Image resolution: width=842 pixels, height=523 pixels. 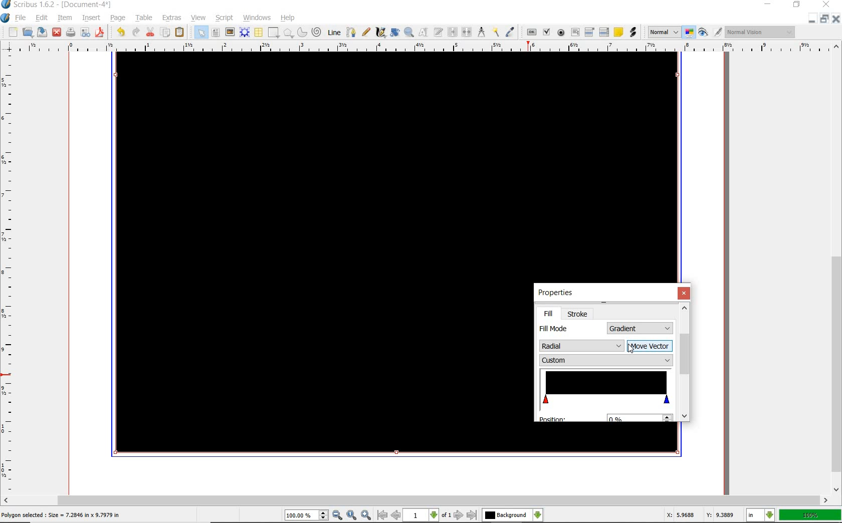 What do you see at coordinates (137, 32) in the screenshot?
I see `redo` at bounding box center [137, 32].